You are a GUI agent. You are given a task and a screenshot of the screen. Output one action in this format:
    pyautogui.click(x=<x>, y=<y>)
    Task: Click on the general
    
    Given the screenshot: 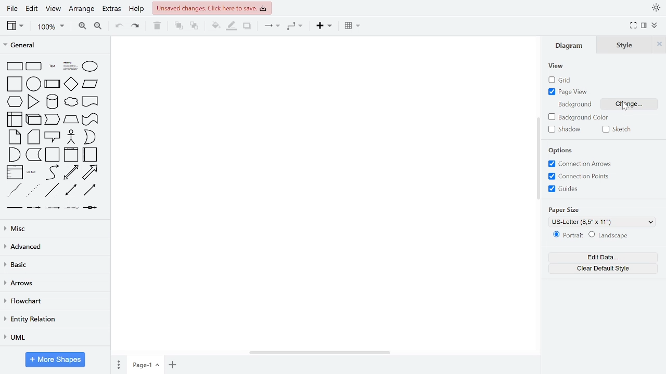 What is the action you would take?
    pyautogui.click(x=51, y=46)
    